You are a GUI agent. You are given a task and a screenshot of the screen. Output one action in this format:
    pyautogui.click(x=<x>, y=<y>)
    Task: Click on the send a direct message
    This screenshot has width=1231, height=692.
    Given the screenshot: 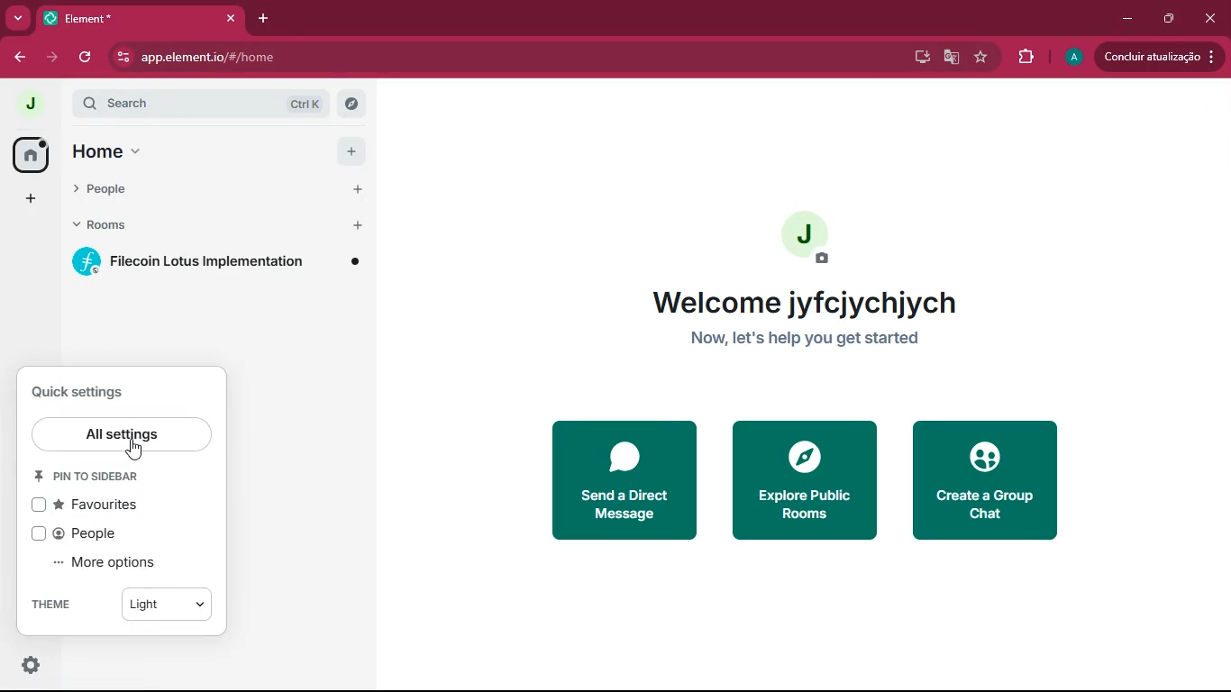 What is the action you would take?
    pyautogui.click(x=628, y=480)
    